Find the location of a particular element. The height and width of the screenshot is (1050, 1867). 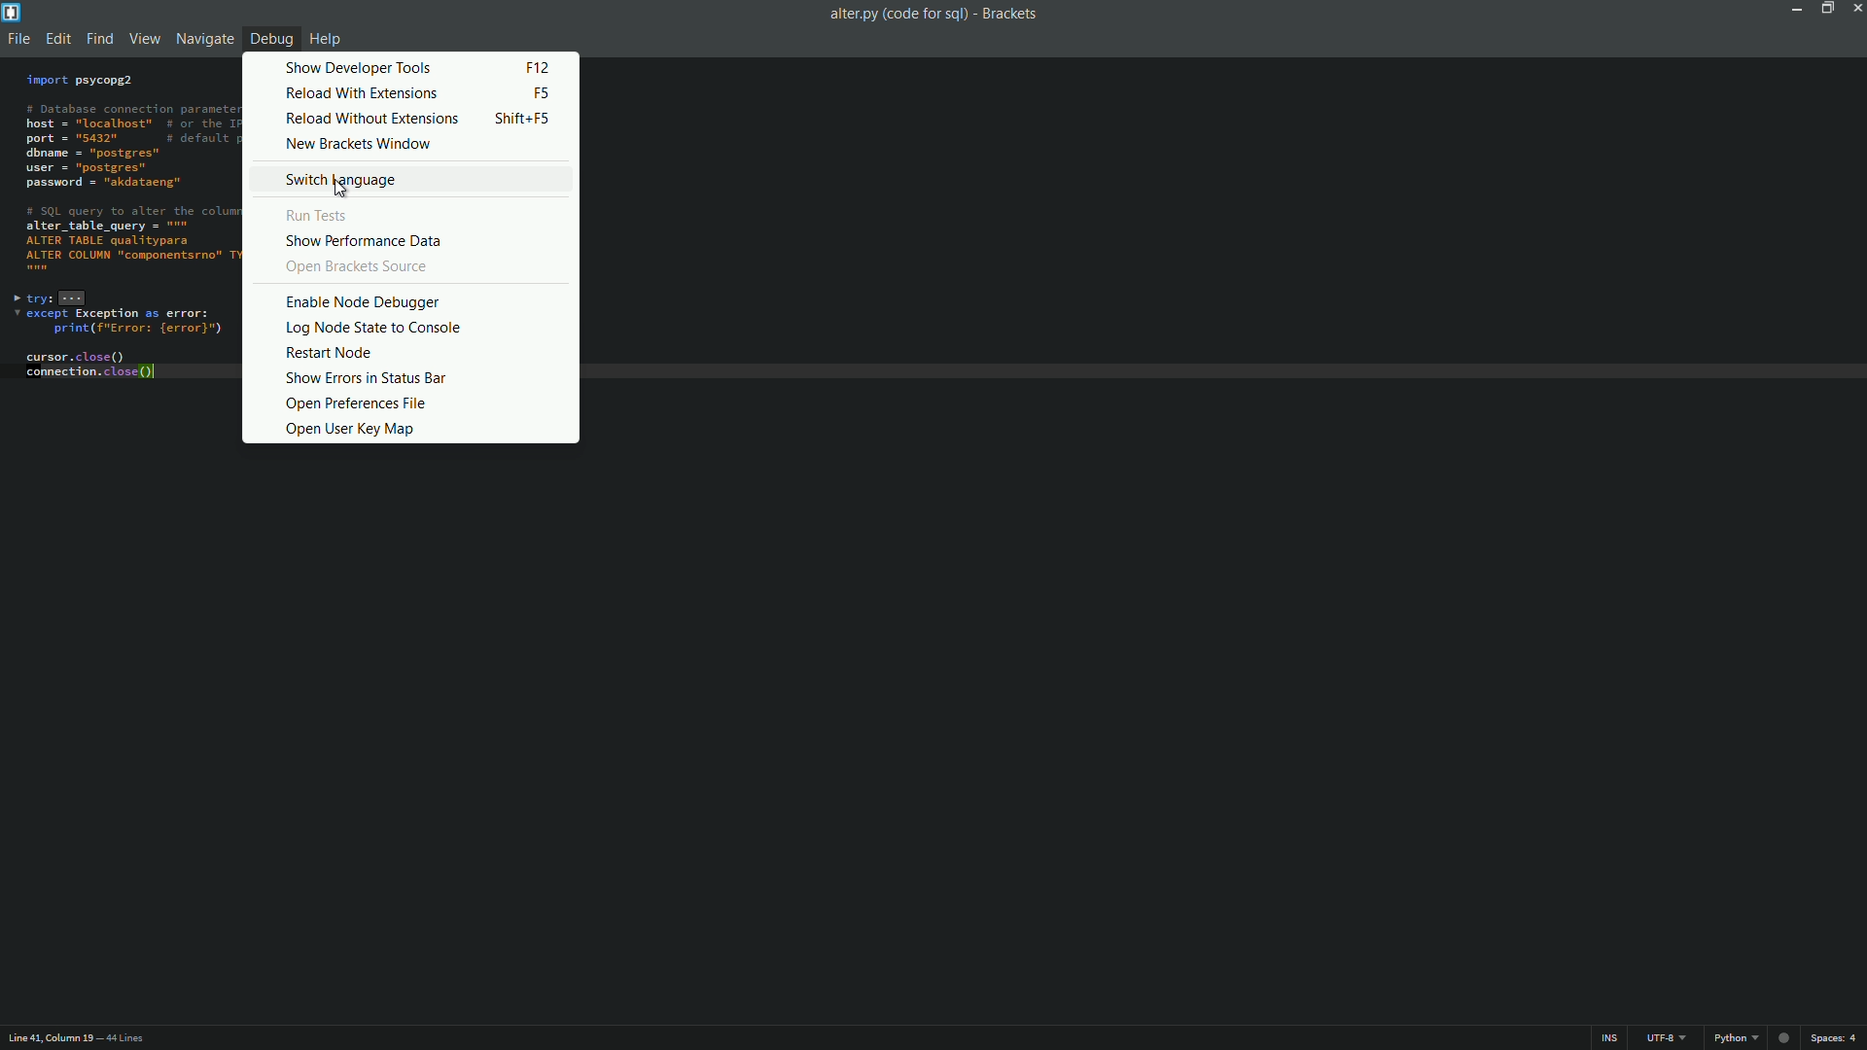

file encoding is located at coordinates (1664, 1038).